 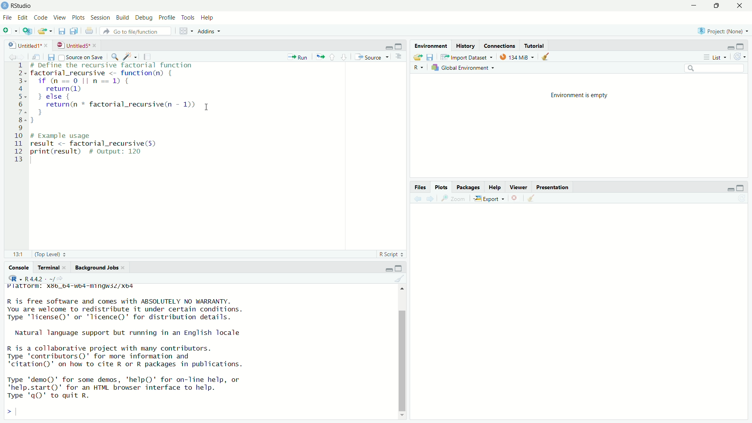 I want to click on Session, so click(x=99, y=18).